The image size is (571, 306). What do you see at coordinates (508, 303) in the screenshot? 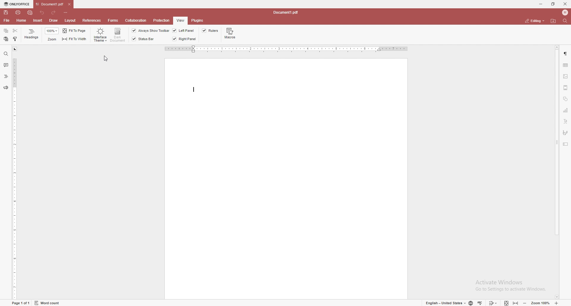
I see `fit to screen` at bounding box center [508, 303].